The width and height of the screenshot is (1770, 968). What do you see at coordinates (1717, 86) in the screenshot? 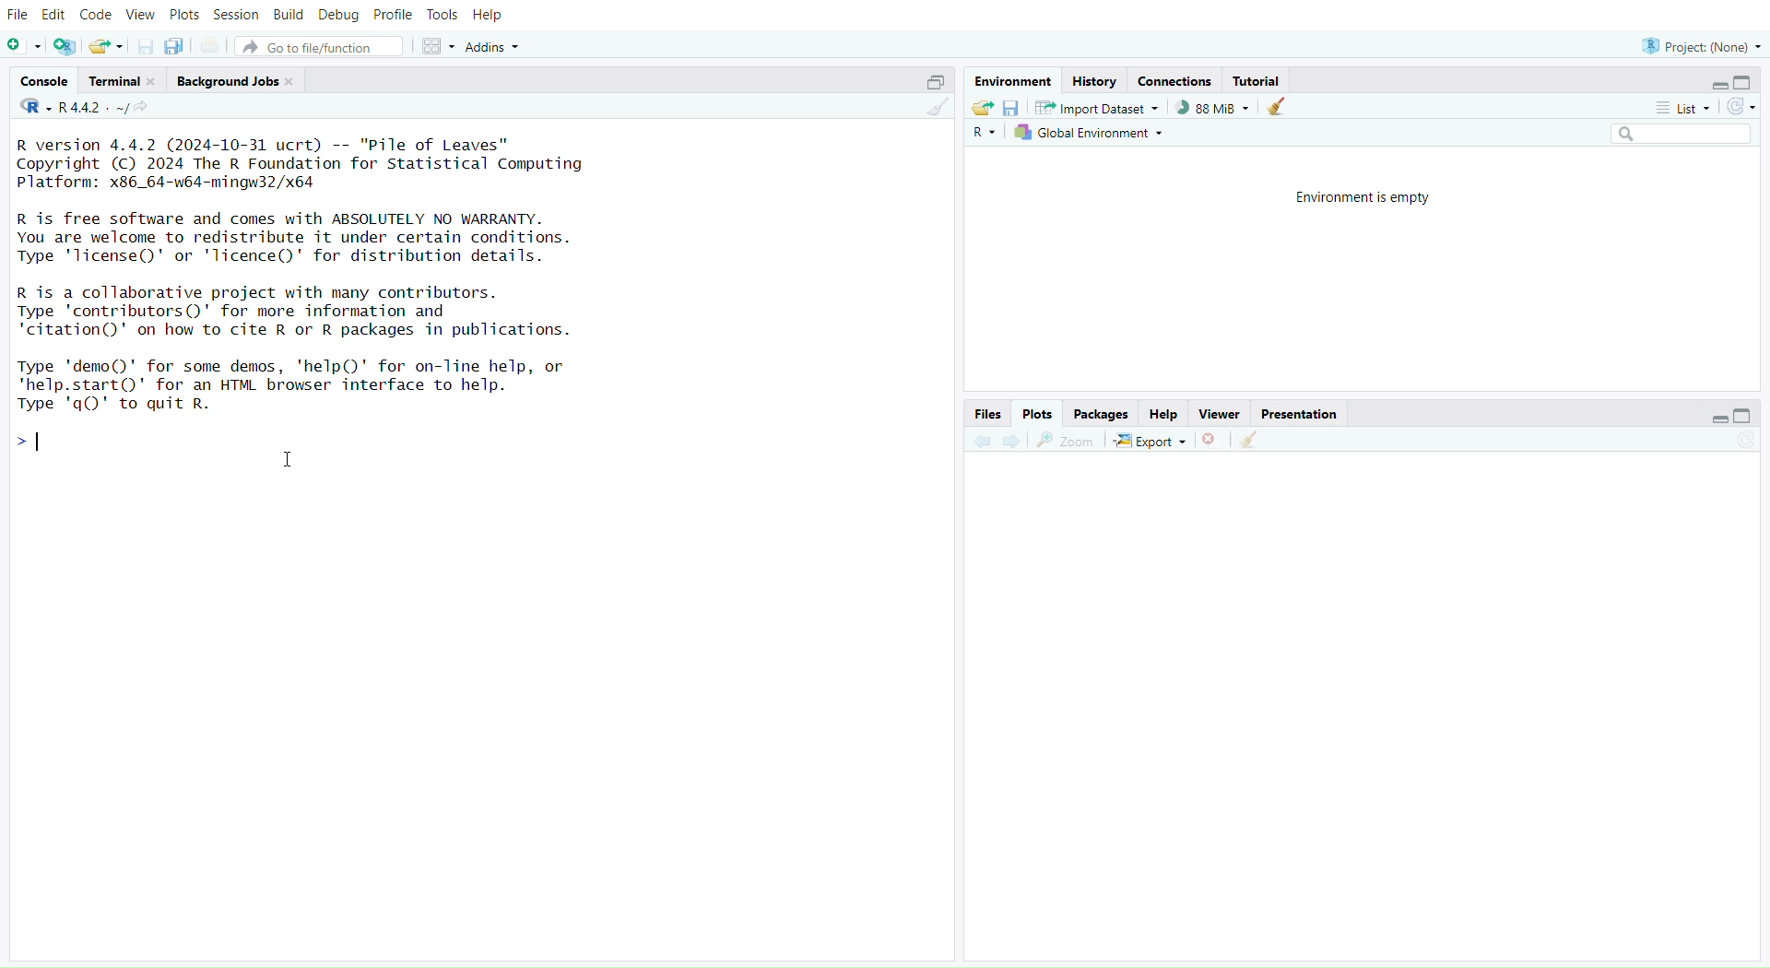
I see `expand` at bounding box center [1717, 86].